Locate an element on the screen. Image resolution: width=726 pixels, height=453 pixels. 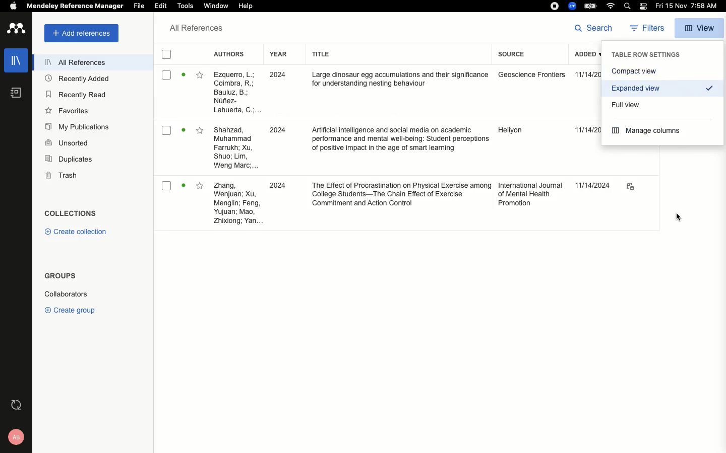
Active is located at coordinates (185, 185).